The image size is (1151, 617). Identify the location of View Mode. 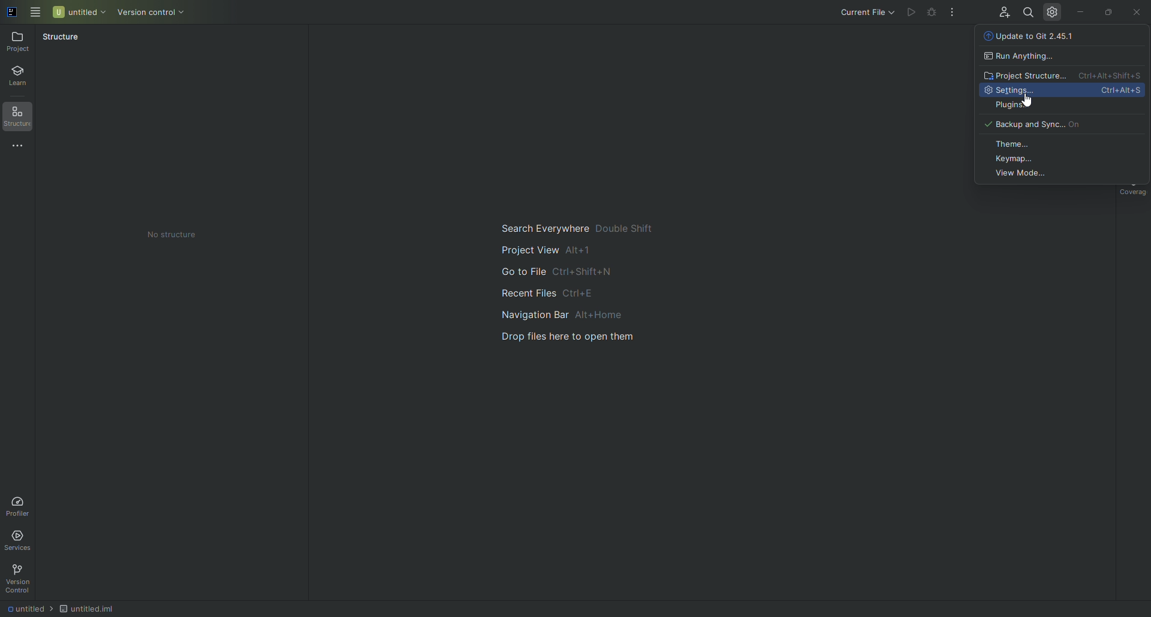
(1016, 174).